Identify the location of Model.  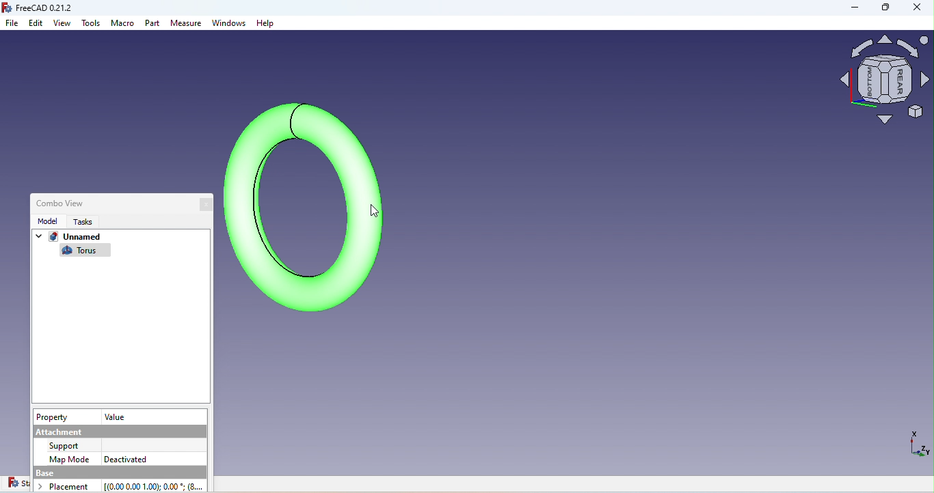
(45, 221).